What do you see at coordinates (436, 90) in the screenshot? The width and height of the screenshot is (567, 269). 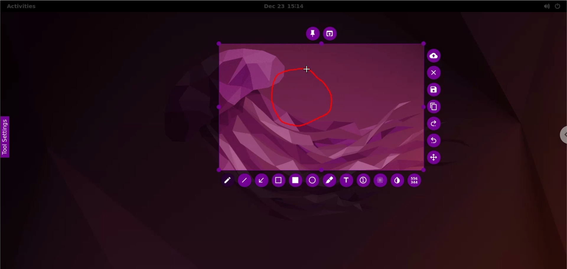 I see `save` at bounding box center [436, 90].